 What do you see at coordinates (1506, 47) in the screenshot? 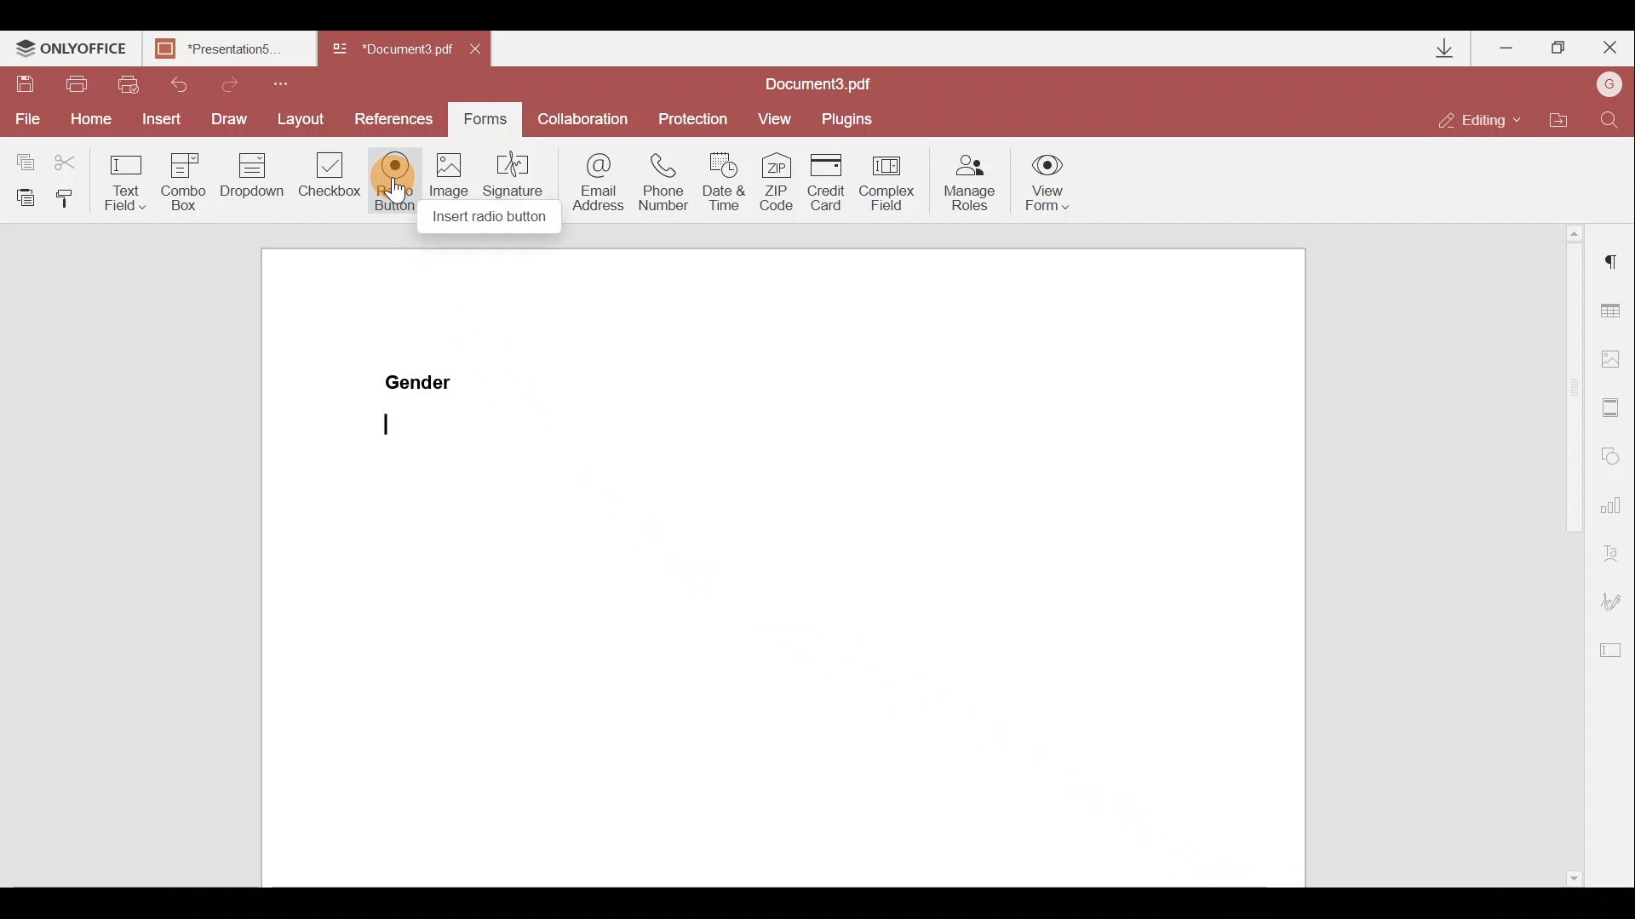
I see `Minimize` at bounding box center [1506, 47].